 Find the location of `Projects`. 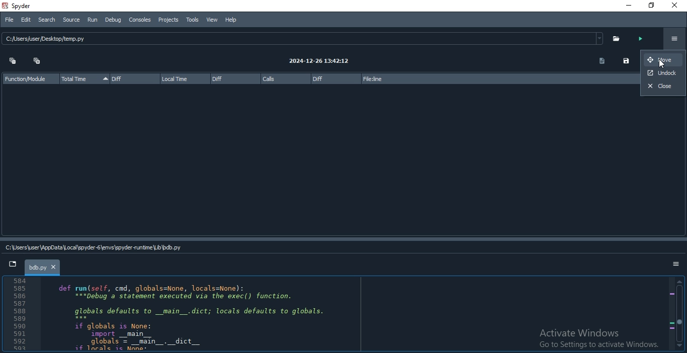

Projects is located at coordinates (168, 20).